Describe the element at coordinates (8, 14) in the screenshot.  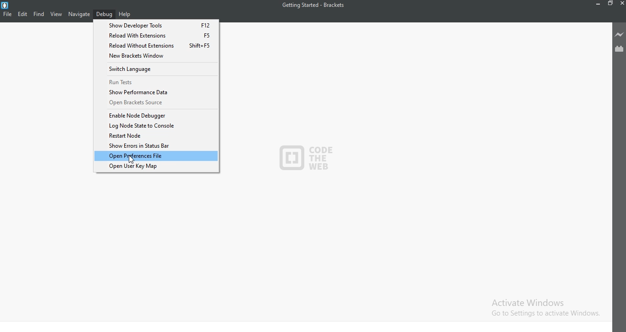
I see `File` at that location.